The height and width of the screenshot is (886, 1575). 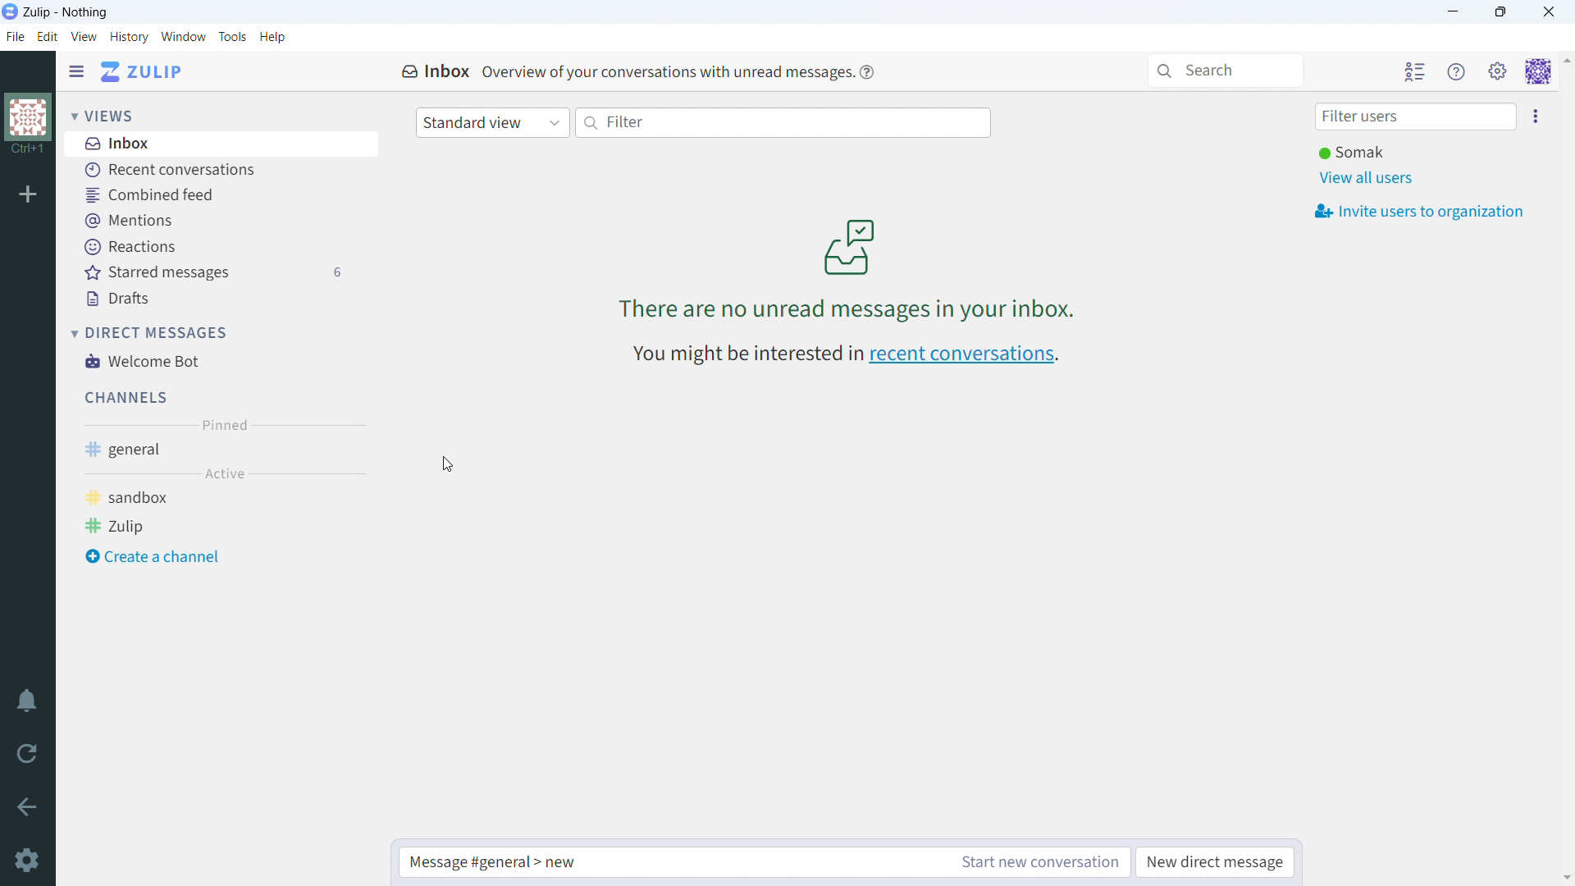 I want to click on view, so click(x=83, y=36).